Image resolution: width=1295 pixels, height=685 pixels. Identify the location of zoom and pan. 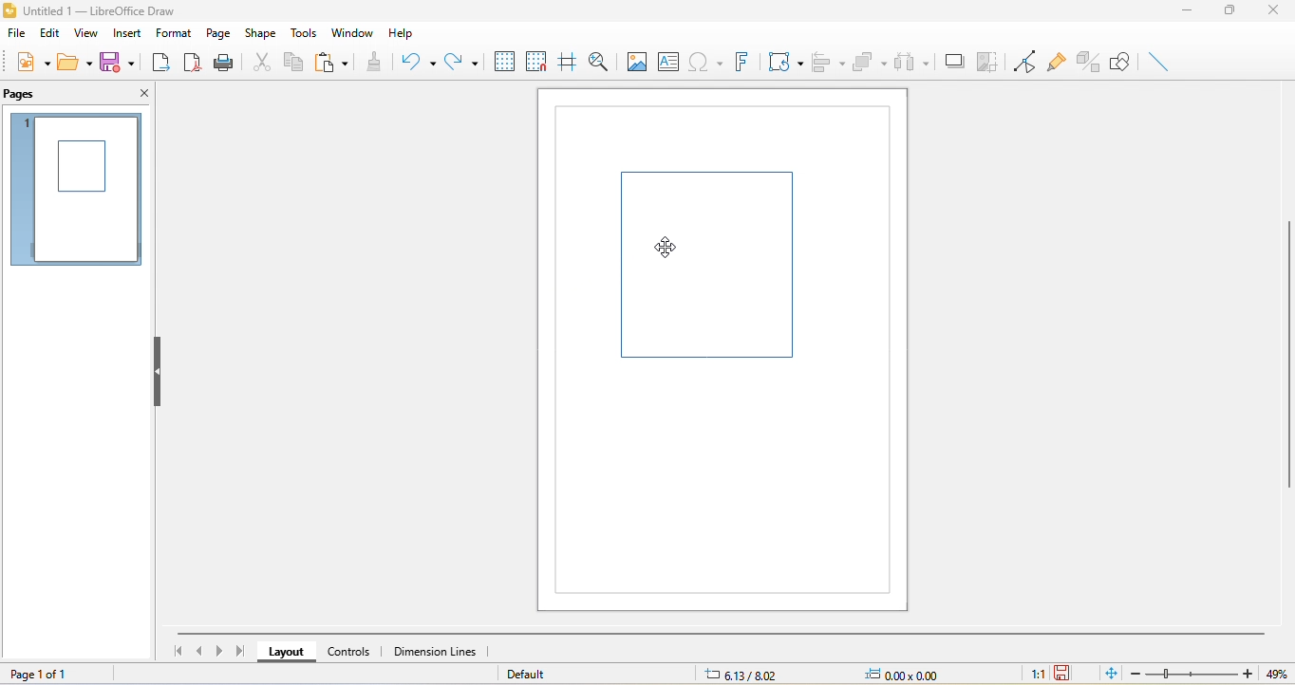
(603, 62).